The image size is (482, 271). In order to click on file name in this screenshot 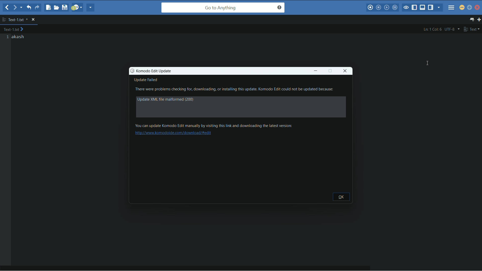, I will do `click(17, 20)`.